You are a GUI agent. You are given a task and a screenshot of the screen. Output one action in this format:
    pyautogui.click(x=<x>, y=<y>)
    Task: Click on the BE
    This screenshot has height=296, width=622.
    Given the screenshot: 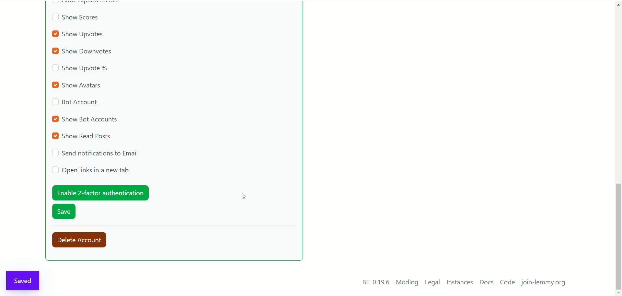 What is the action you would take?
    pyautogui.click(x=374, y=282)
    